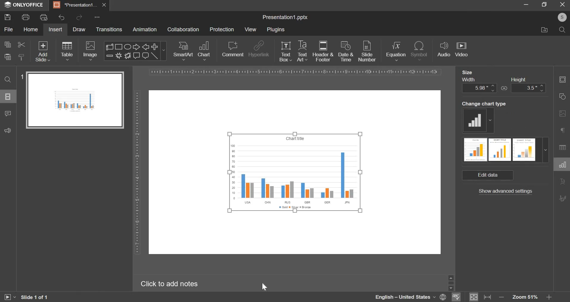 This screenshot has width=570, height=302. Describe the element at coordinates (265, 287) in the screenshot. I see `Cursor` at that location.